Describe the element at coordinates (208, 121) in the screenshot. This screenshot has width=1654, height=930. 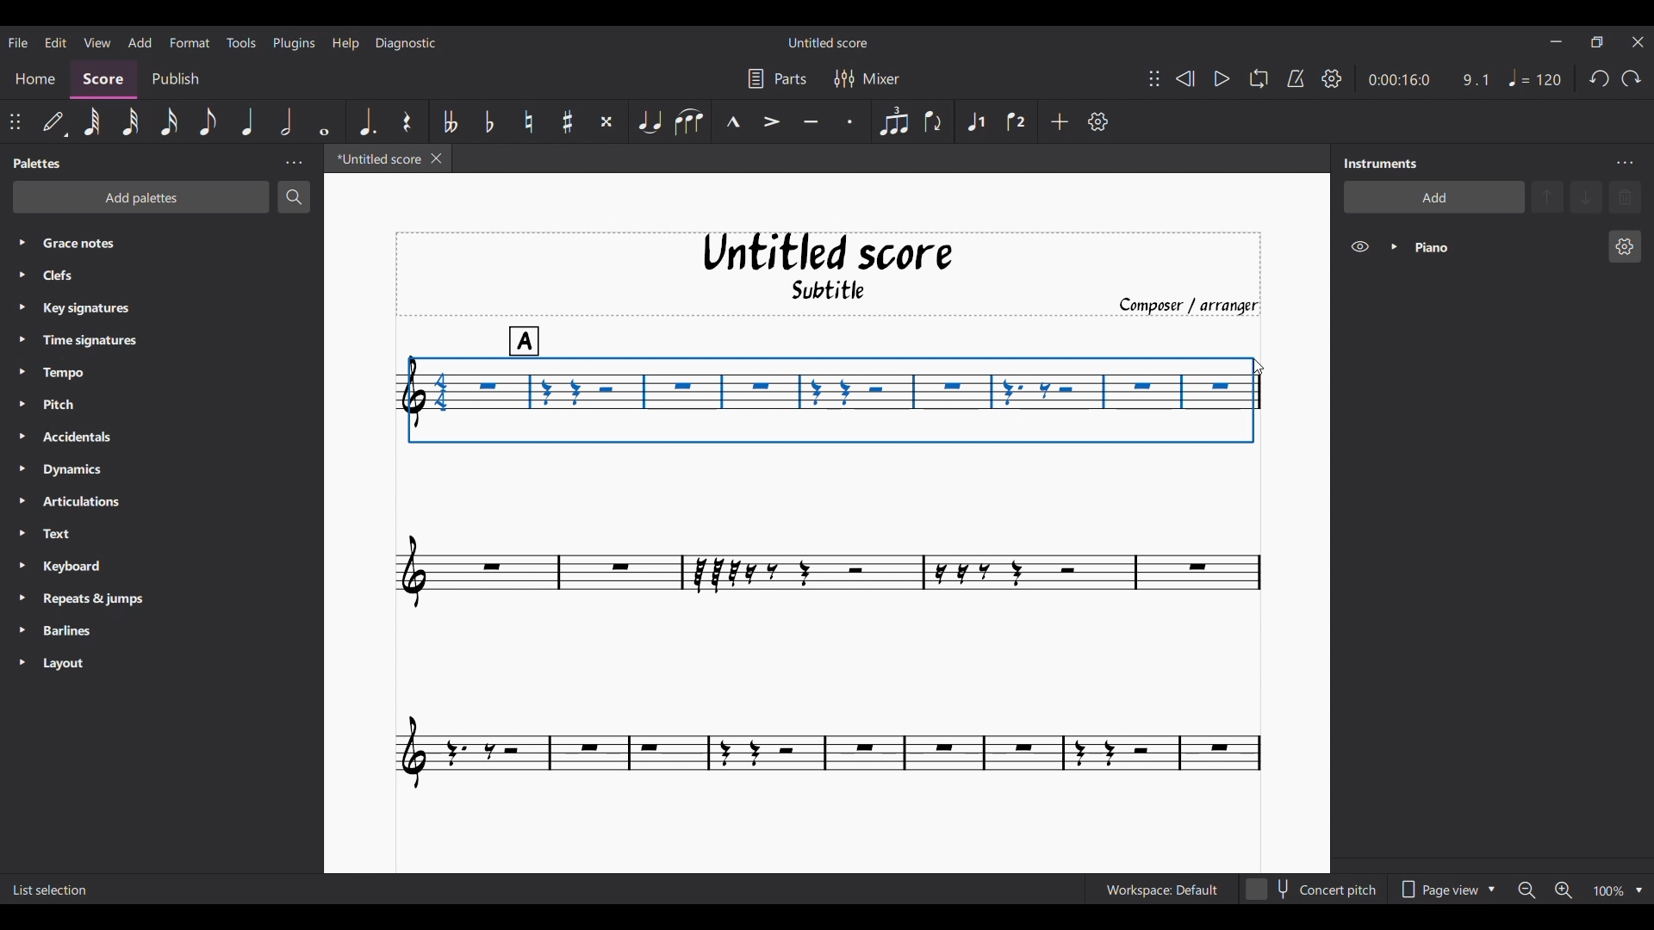
I see `8th note` at that location.